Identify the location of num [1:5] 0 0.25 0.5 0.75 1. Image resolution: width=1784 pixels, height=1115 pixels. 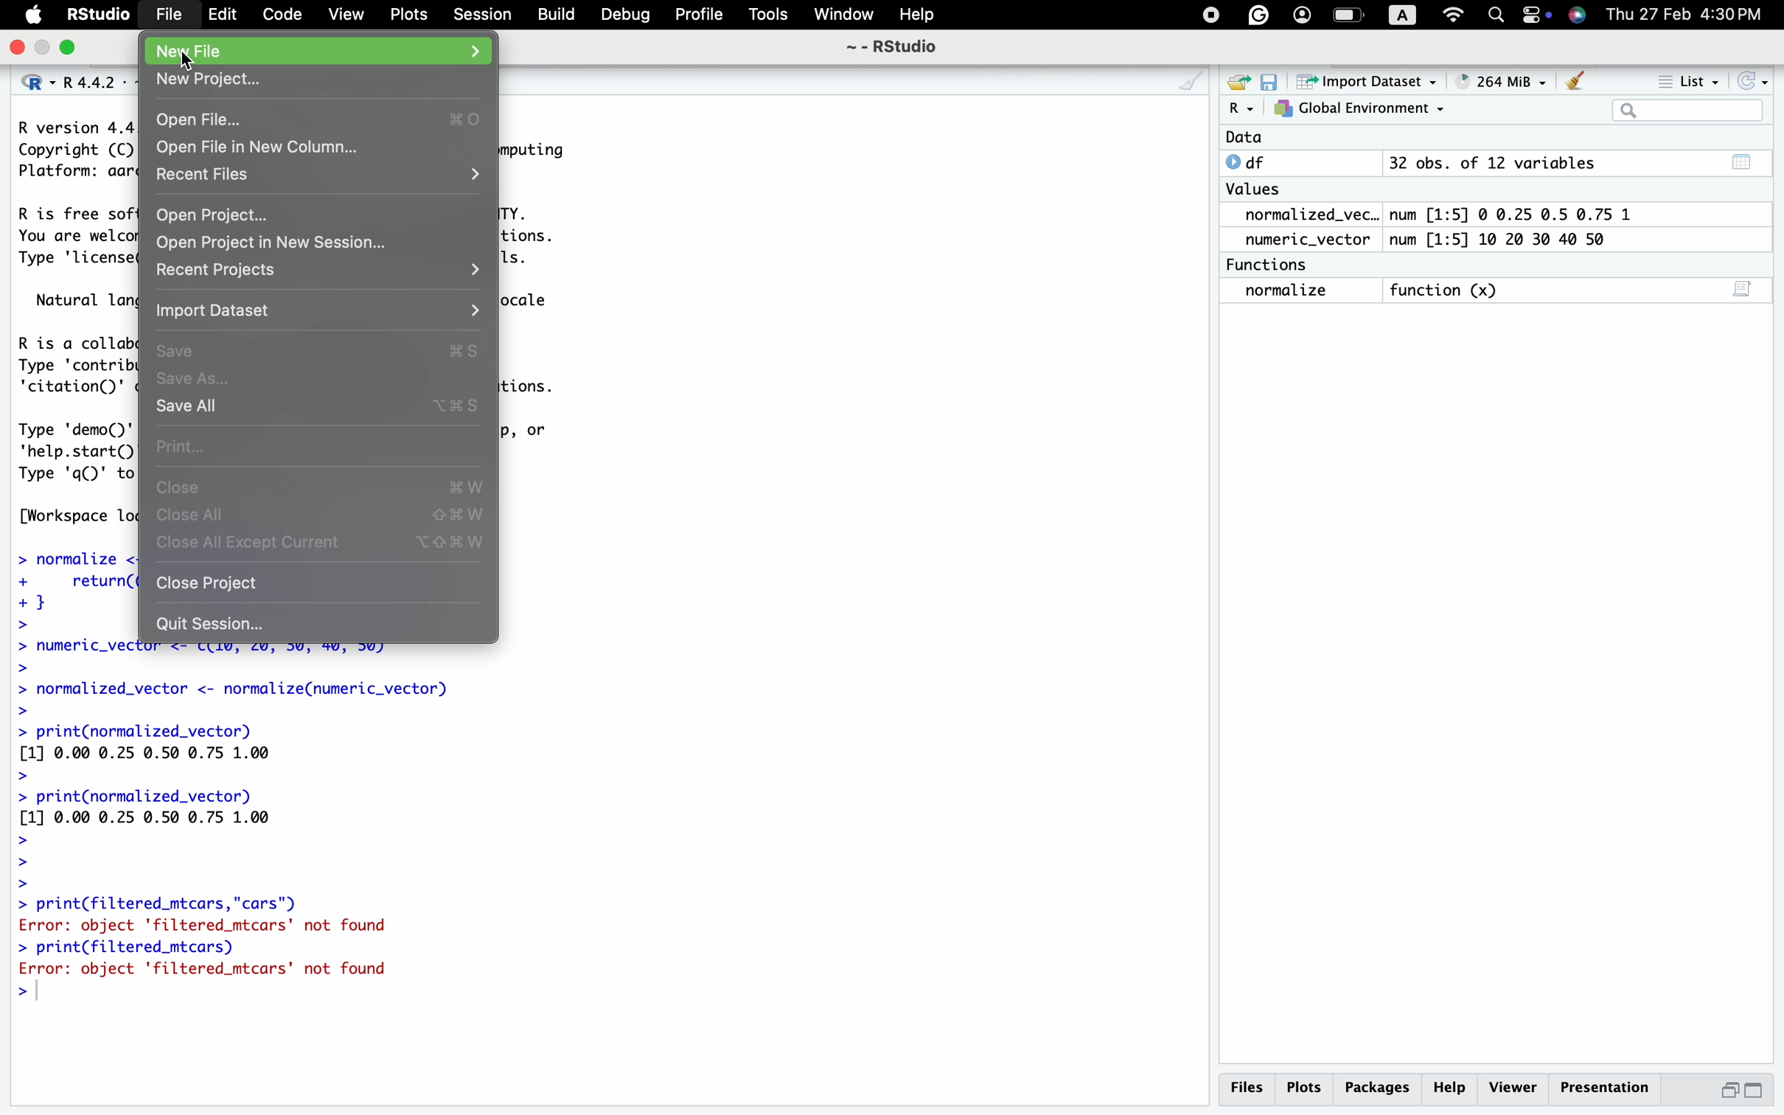
(1508, 212).